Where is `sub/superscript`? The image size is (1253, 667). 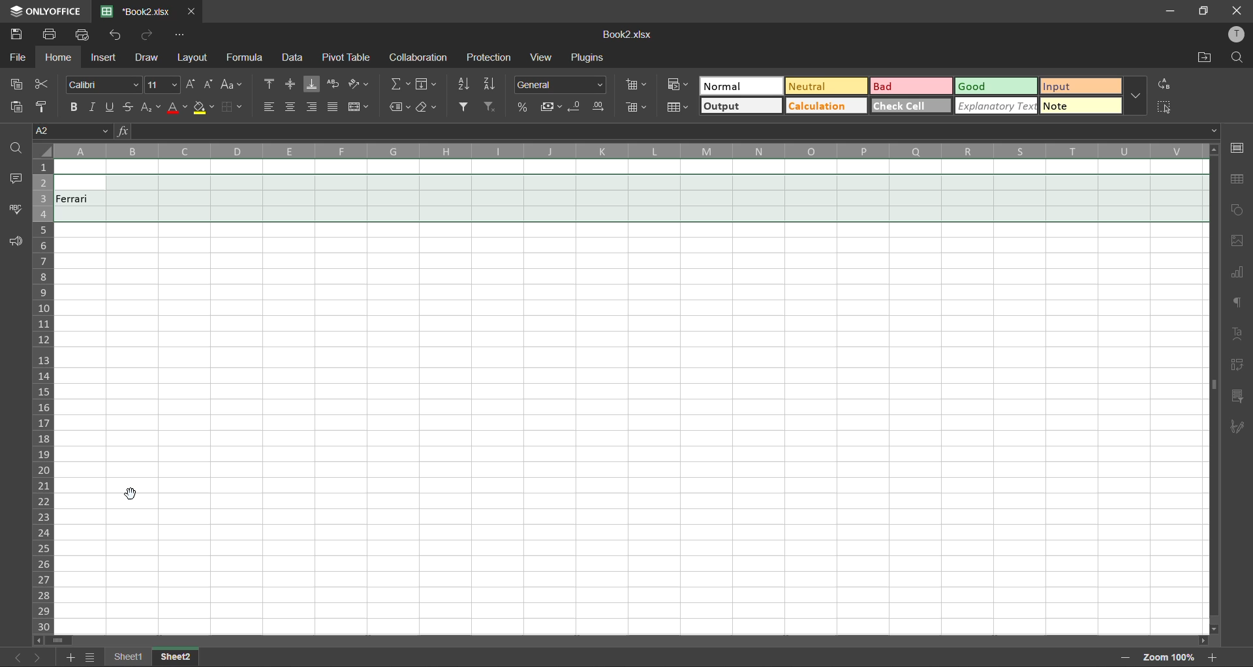
sub/superscript is located at coordinates (147, 106).